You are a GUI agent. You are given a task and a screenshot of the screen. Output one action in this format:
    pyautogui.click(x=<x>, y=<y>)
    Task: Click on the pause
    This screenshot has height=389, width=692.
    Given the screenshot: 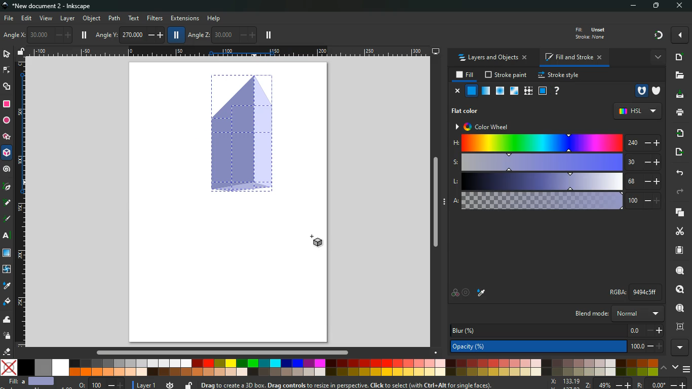 What is the action you would take?
    pyautogui.click(x=268, y=35)
    